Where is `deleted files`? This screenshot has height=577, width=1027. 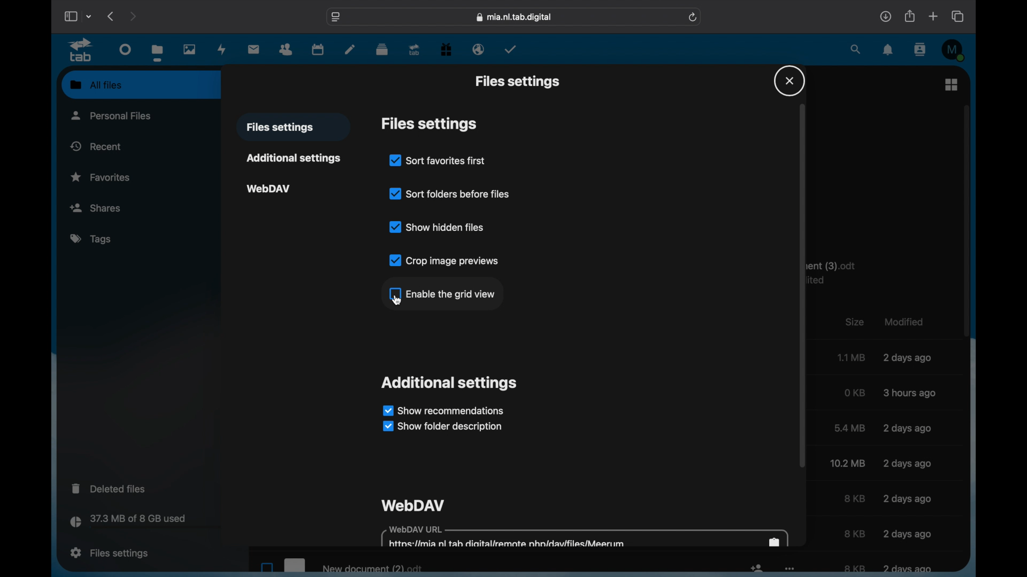
deleted files is located at coordinates (110, 488).